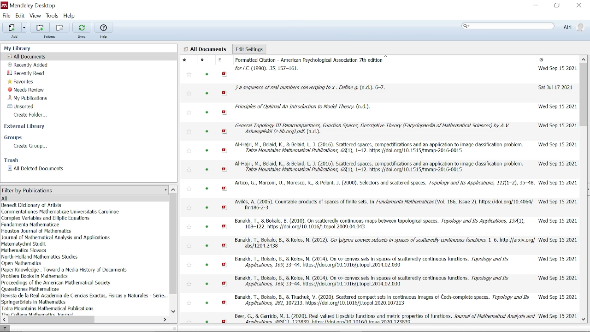 The image size is (590, 332). What do you see at coordinates (225, 189) in the screenshot?
I see `pdf` at bounding box center [225, 189].